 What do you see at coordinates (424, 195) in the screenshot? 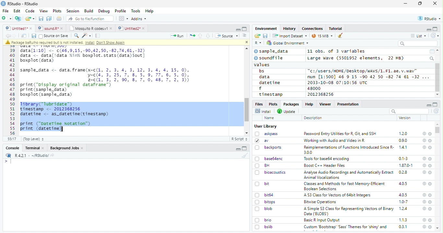
I see `help` at bounding box center [424, 195].